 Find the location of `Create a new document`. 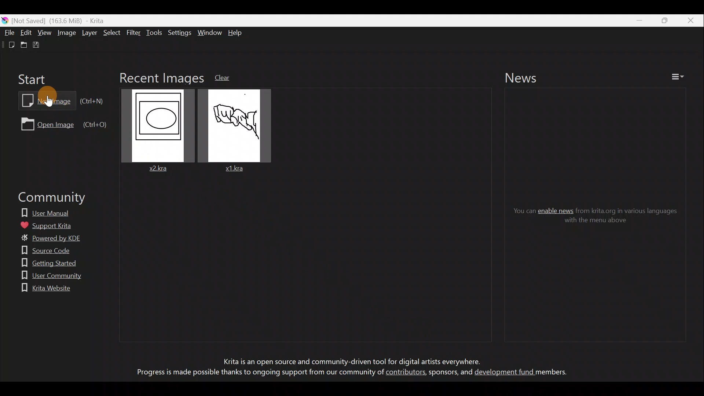

Create a new document is located at coordinates (7, 44).